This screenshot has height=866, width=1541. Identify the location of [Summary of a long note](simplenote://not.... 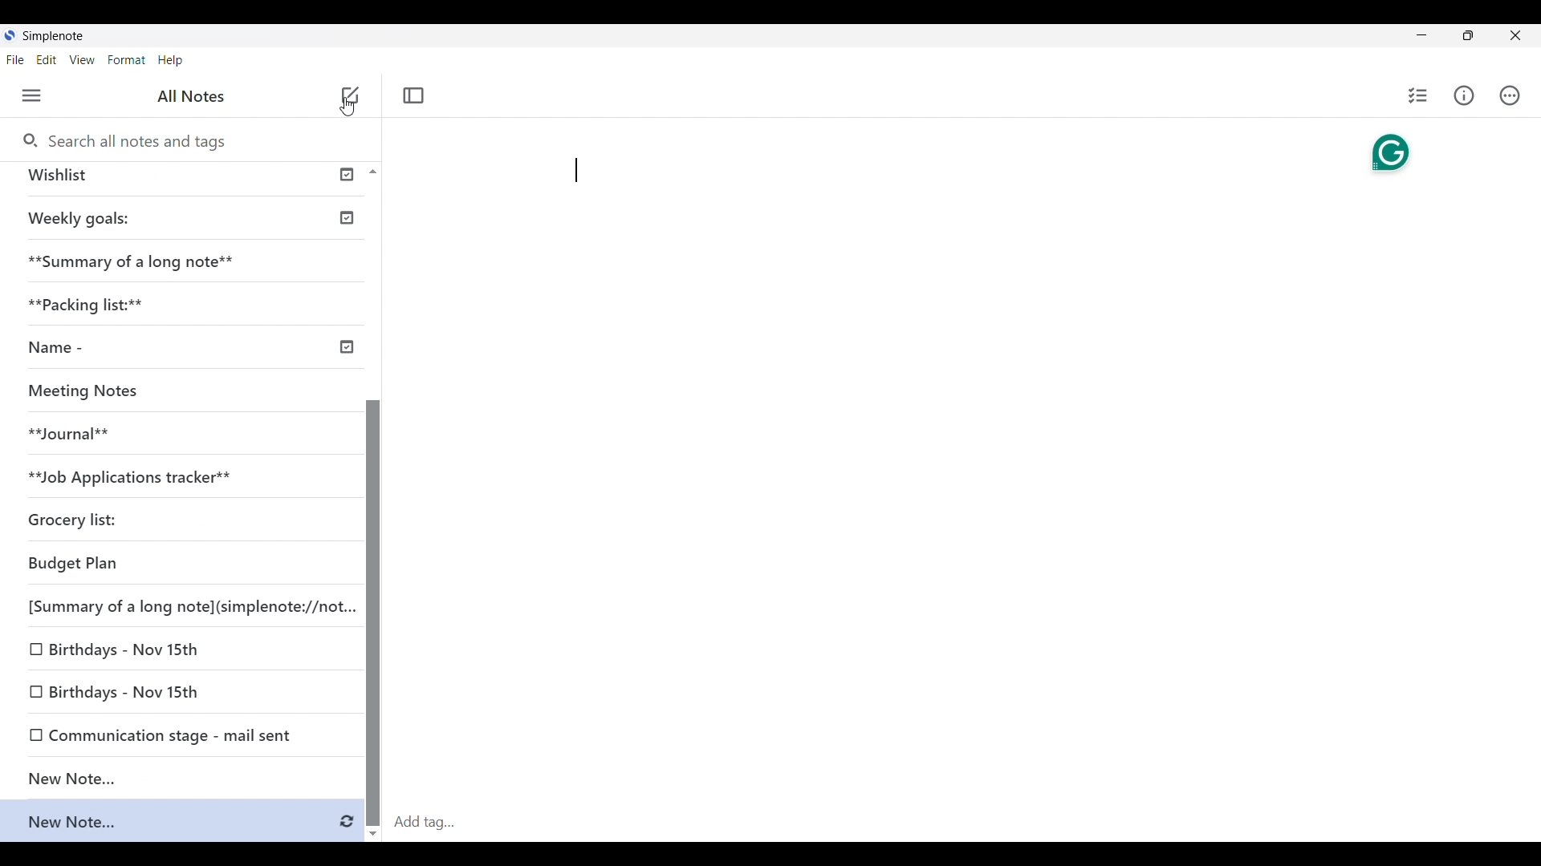
(191, 607).